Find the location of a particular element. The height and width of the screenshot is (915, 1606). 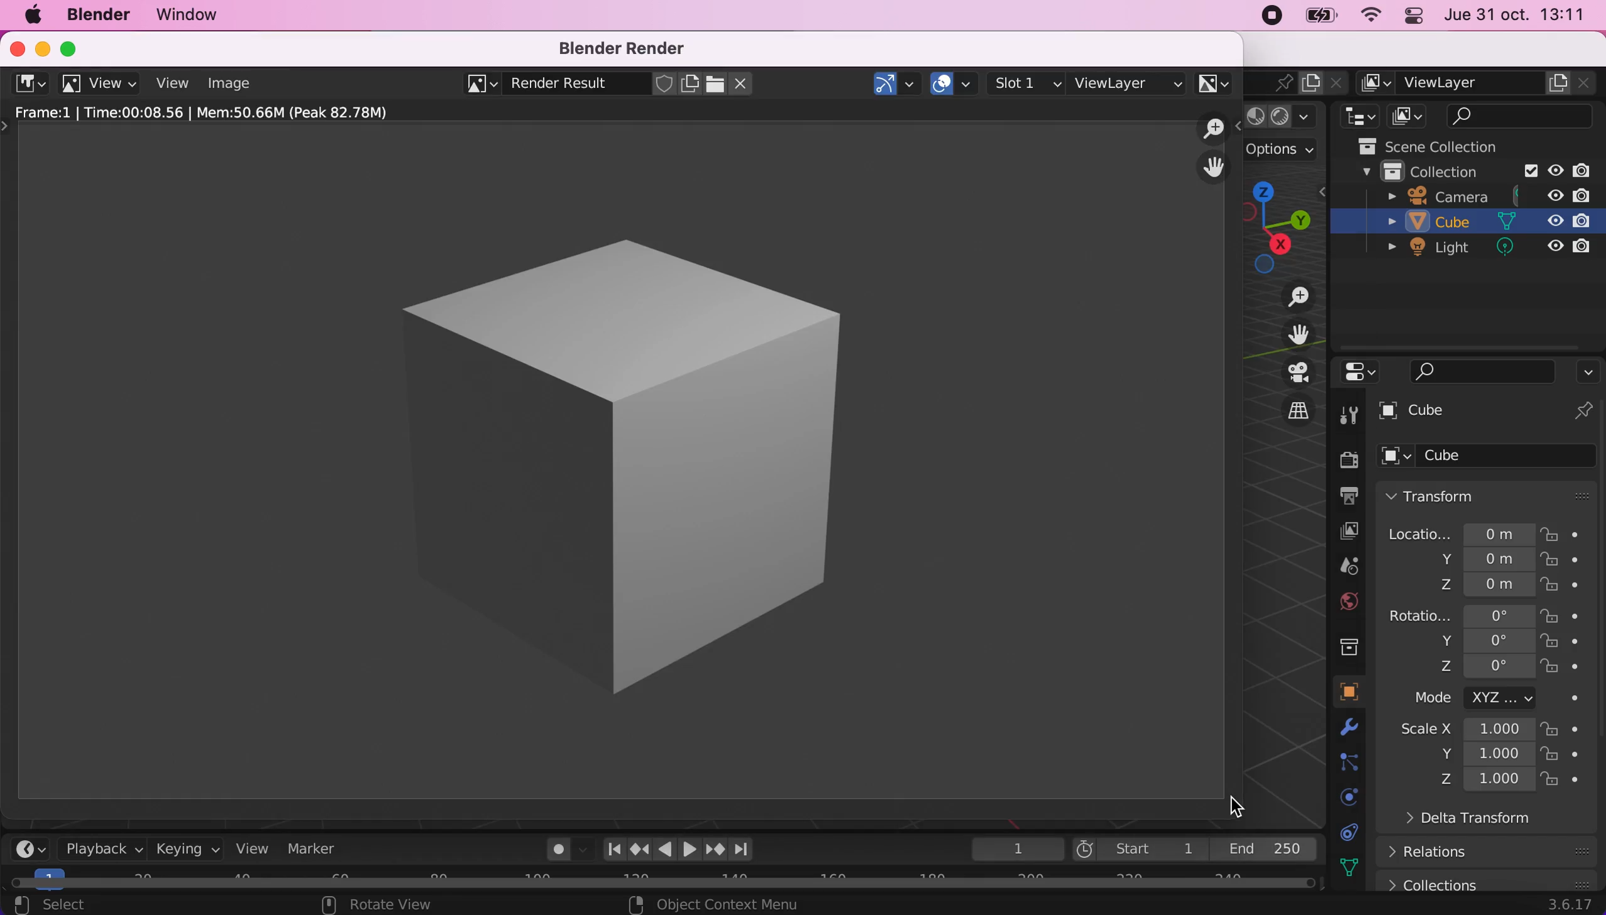

physics is located at coordinates (1355, 731).